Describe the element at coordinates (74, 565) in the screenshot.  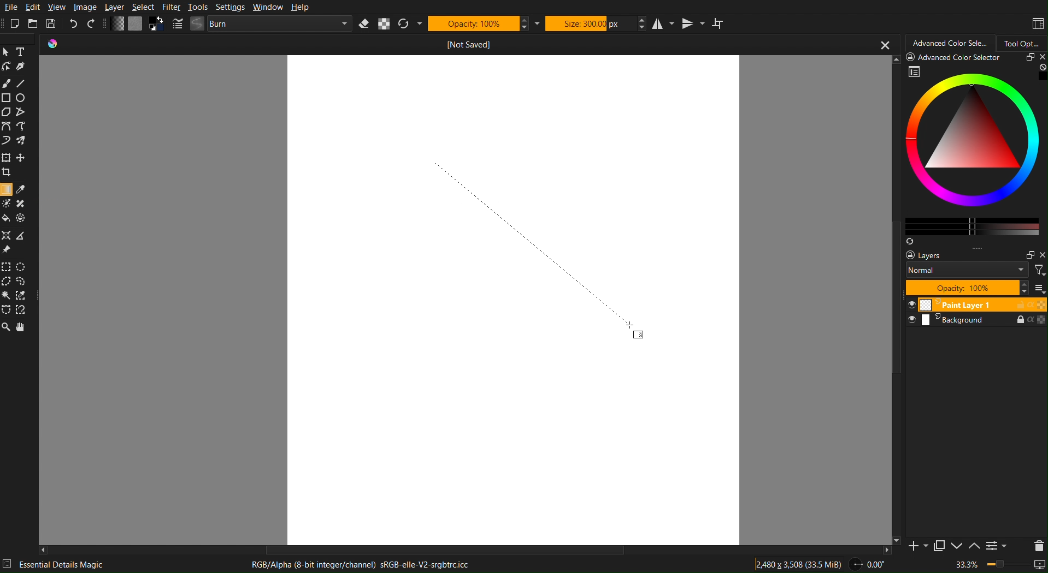
I see `Essential Details Magic` at that location.